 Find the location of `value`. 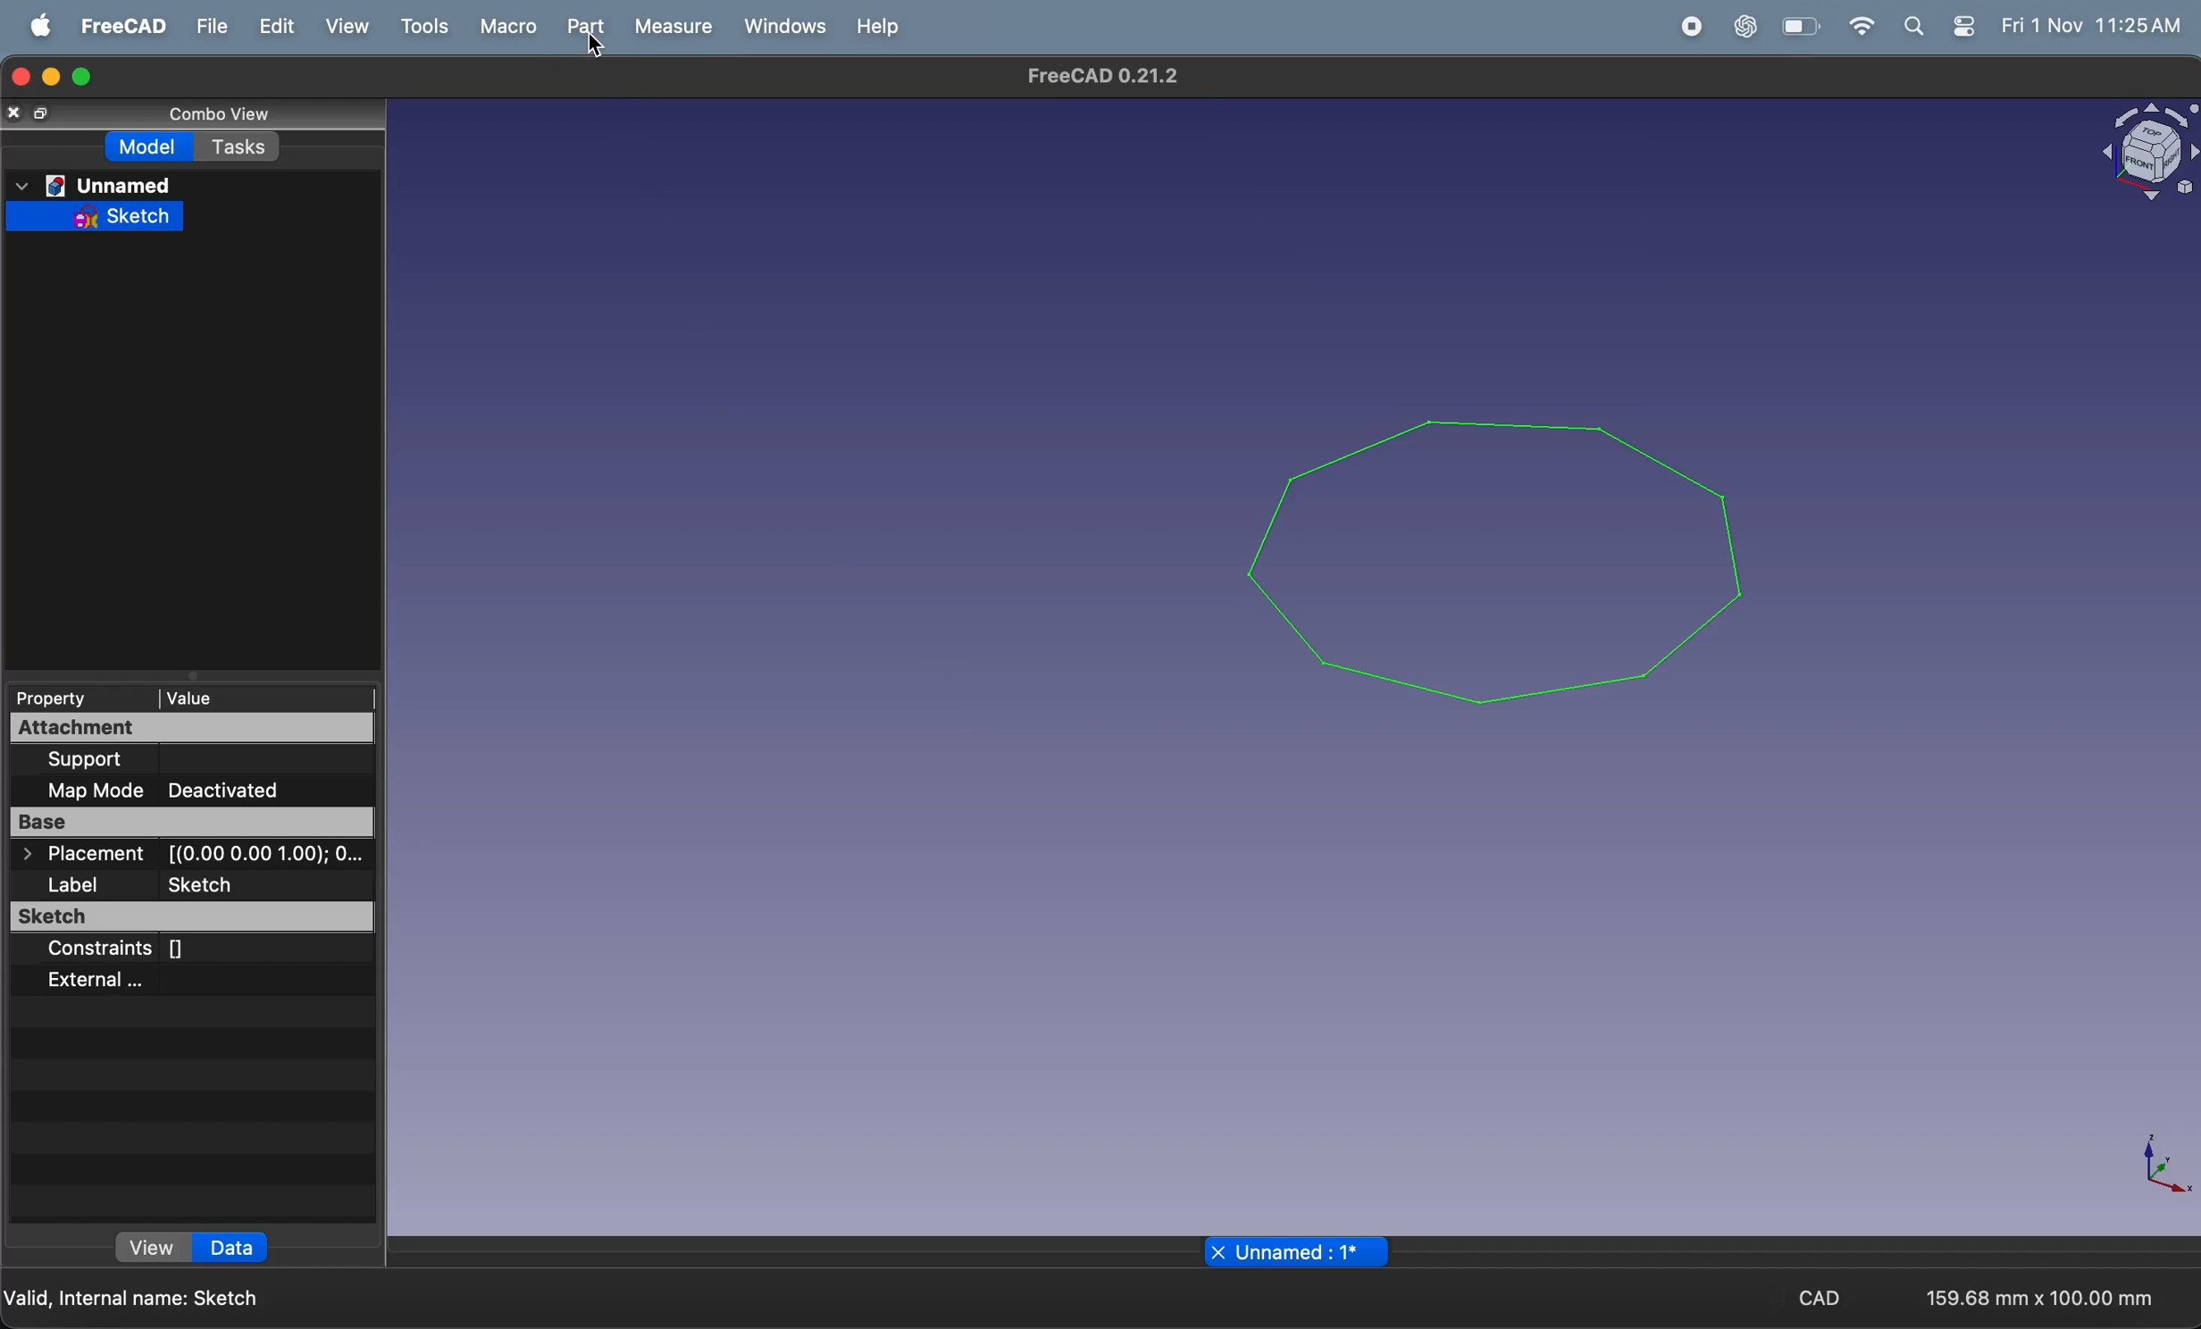

value is located at coordinates (267, 697).